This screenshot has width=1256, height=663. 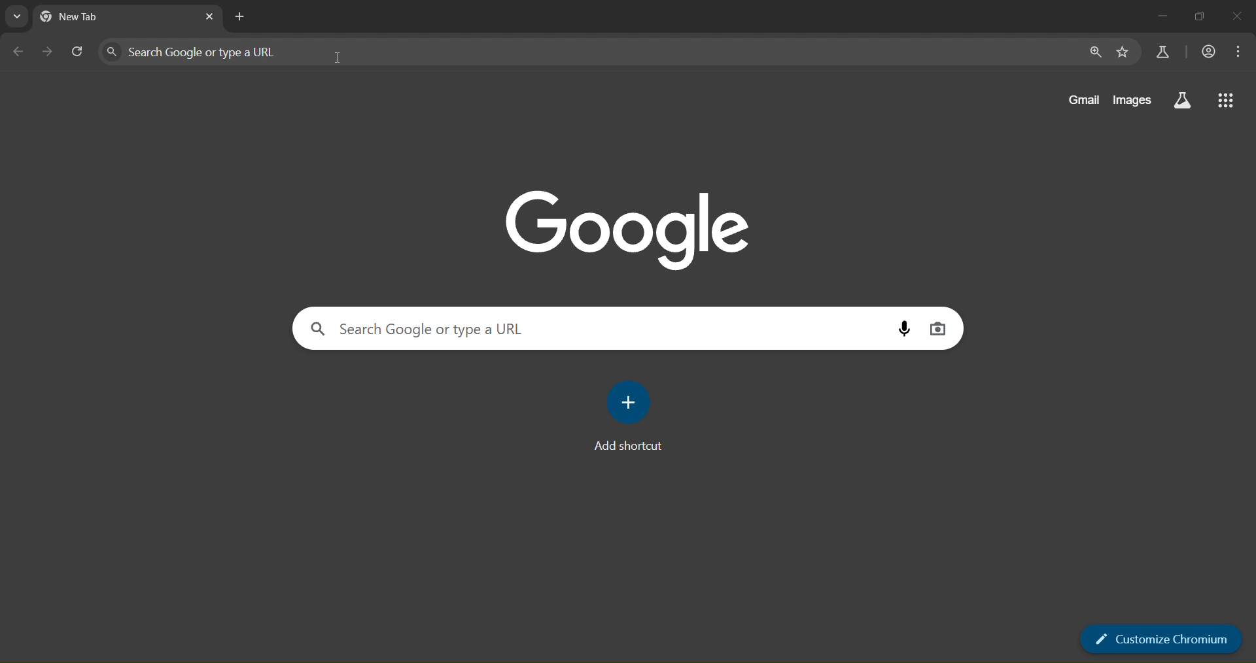 I want to click on search tabs, so click(x=15, y=16).